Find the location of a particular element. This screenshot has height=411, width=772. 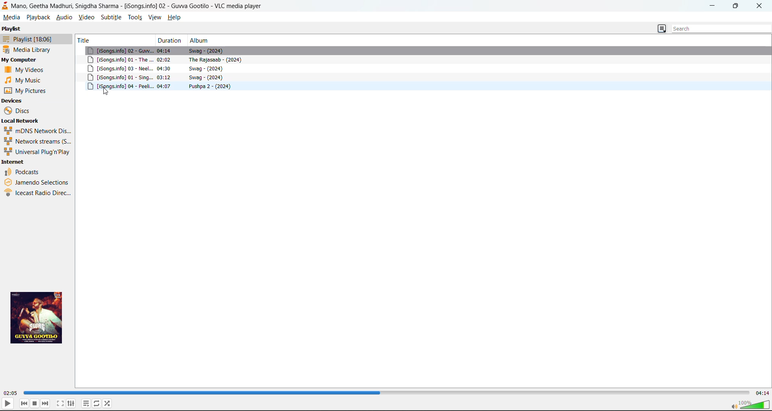

song is located at coordinates (424, 86).